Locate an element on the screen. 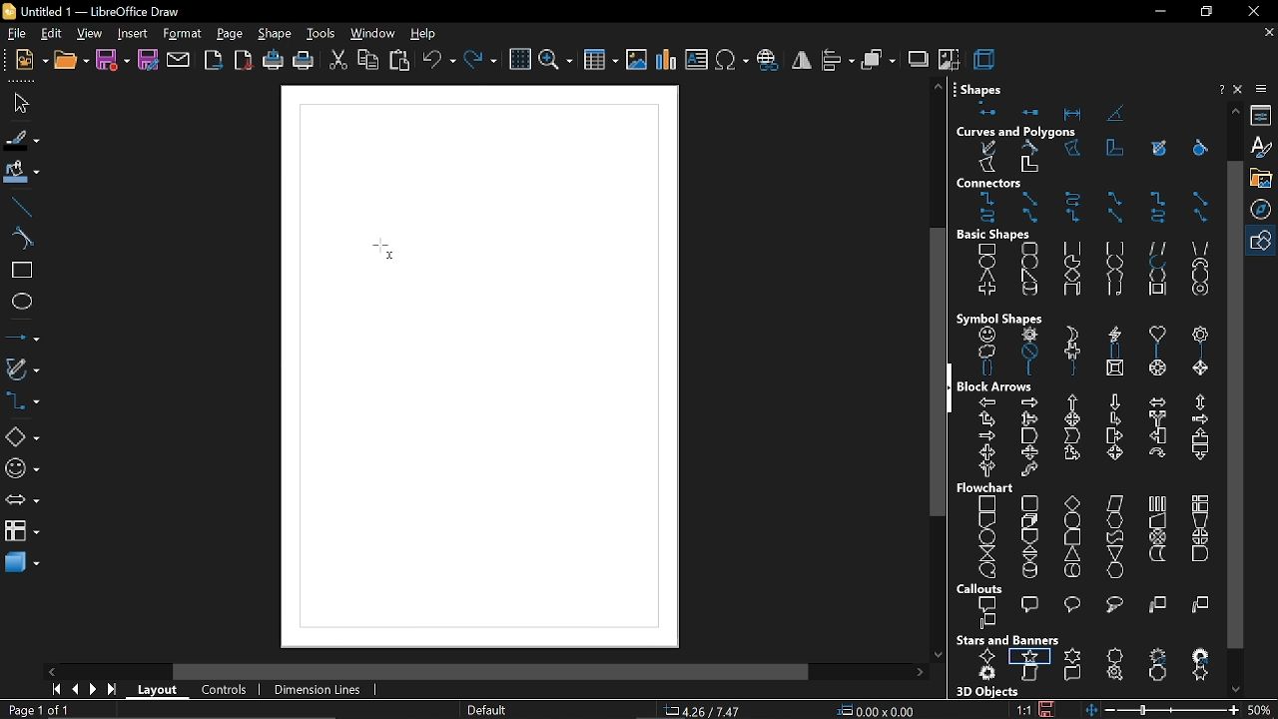 This screenshot has height=719, width=1278. fill color is located at coordinates (22, 173).